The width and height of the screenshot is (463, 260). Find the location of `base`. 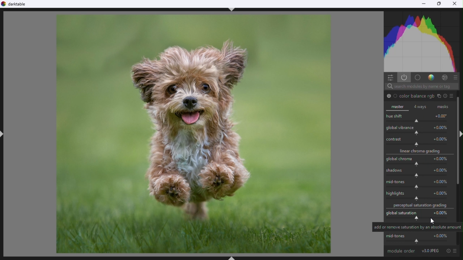

base is located at coordinates (418, 78).